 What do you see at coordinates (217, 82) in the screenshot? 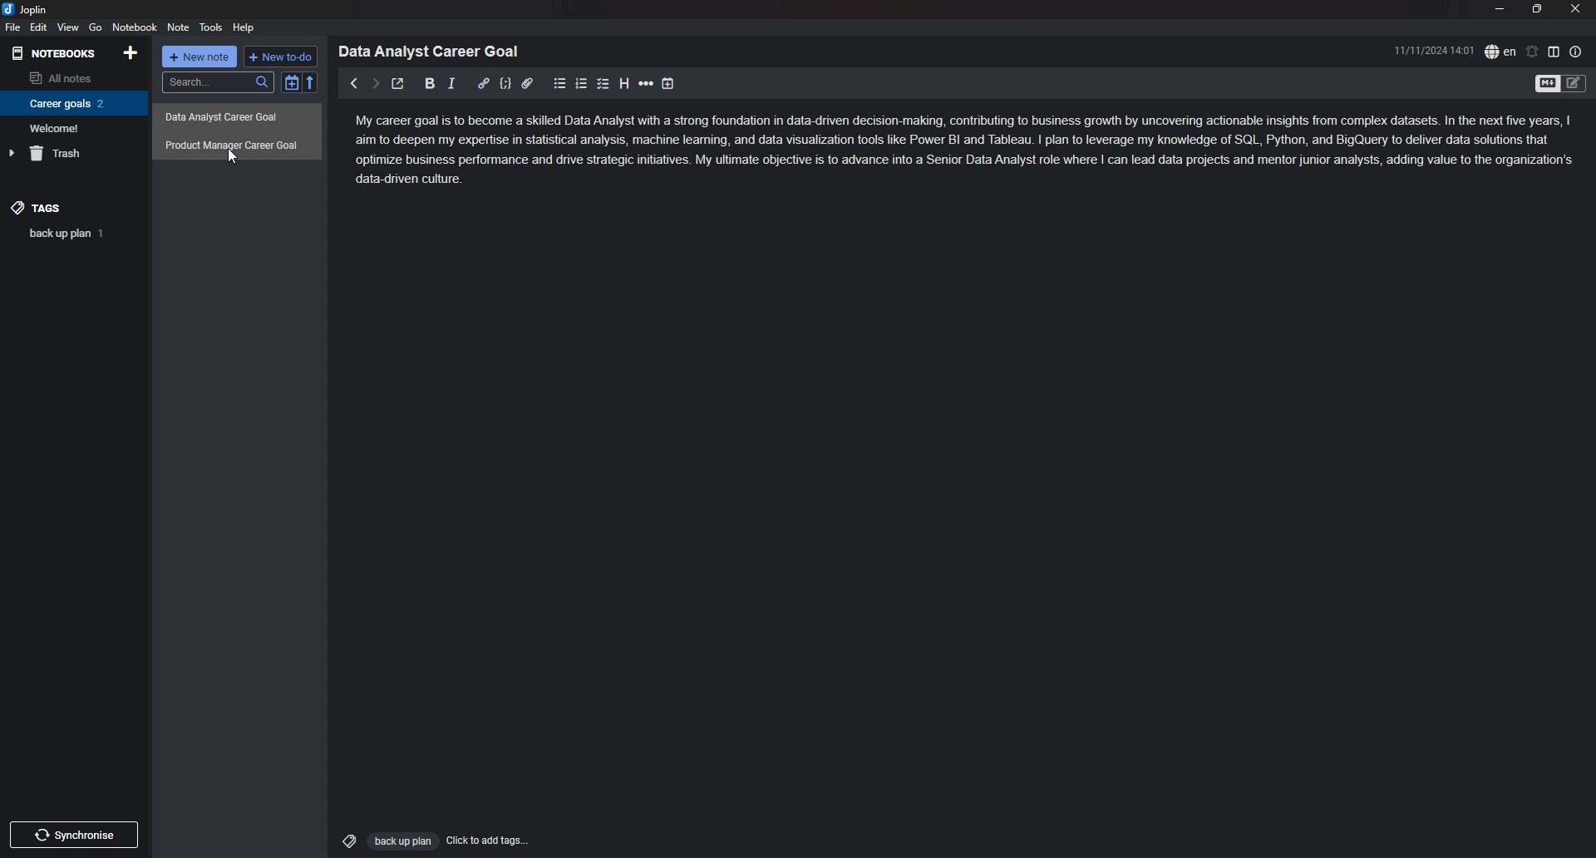
I see `search...` at bounding box center [217, 82].